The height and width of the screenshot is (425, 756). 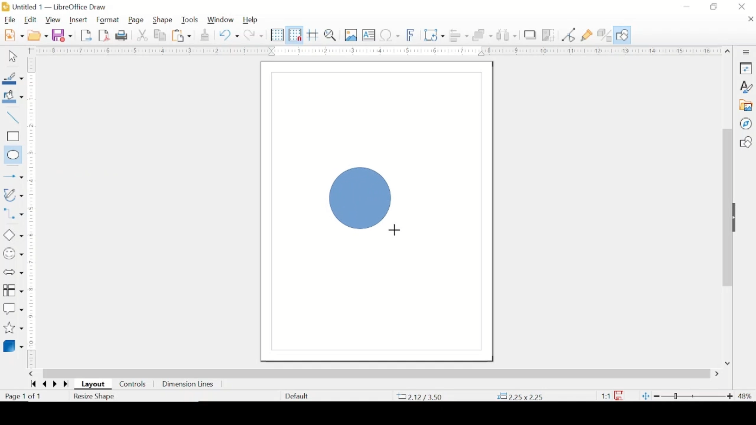 What do you see at coordinates (420, 396) in the screenshot?
I see `coordinate` at bounding box center [420, 396].